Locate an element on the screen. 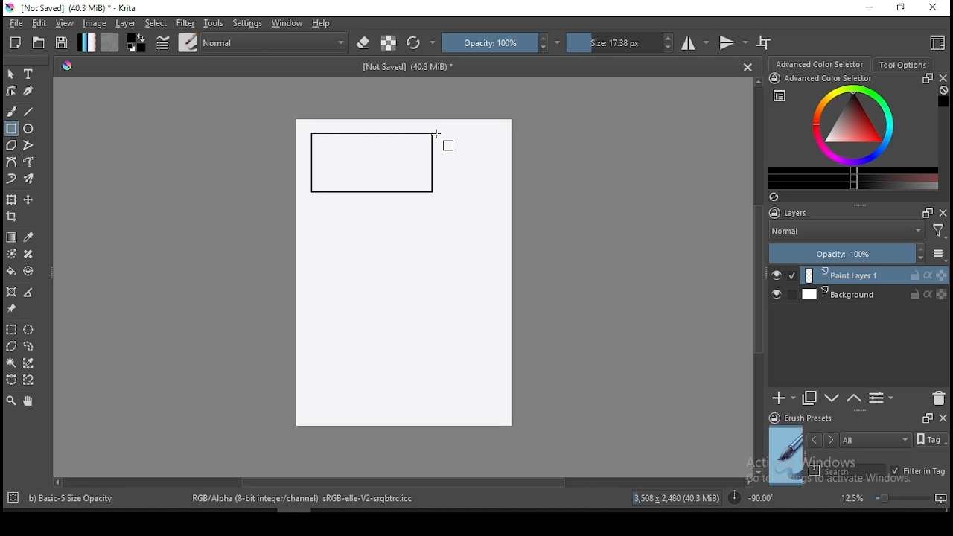 Image resolution: width=953 pixels, height=536 pixels. opacity is located at coordinates (501, 42).